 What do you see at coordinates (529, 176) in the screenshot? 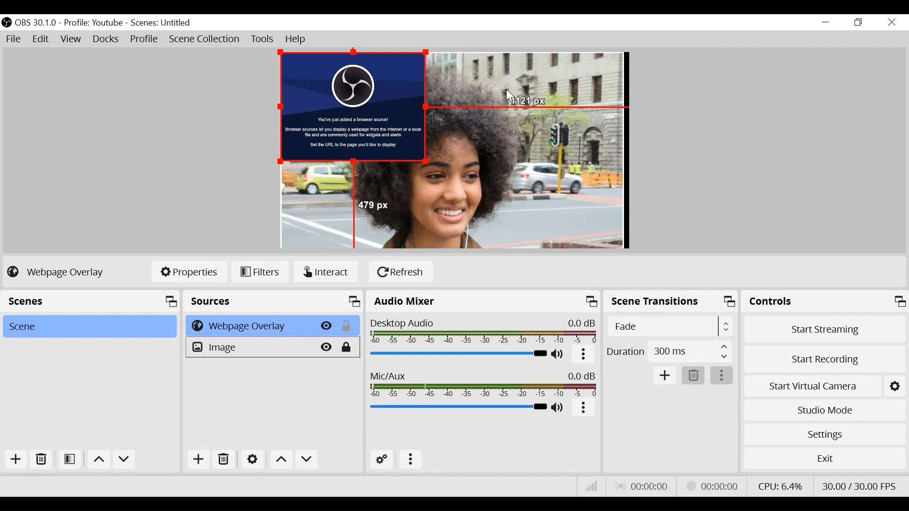
I see `Image` at bounding box center [529, 176].